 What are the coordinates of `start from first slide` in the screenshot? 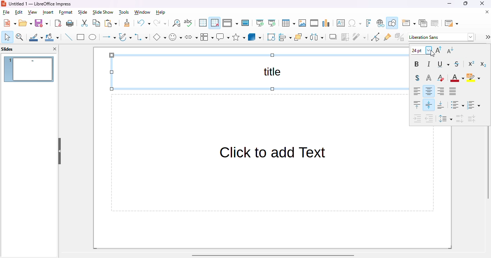 It's located at (261, 23).